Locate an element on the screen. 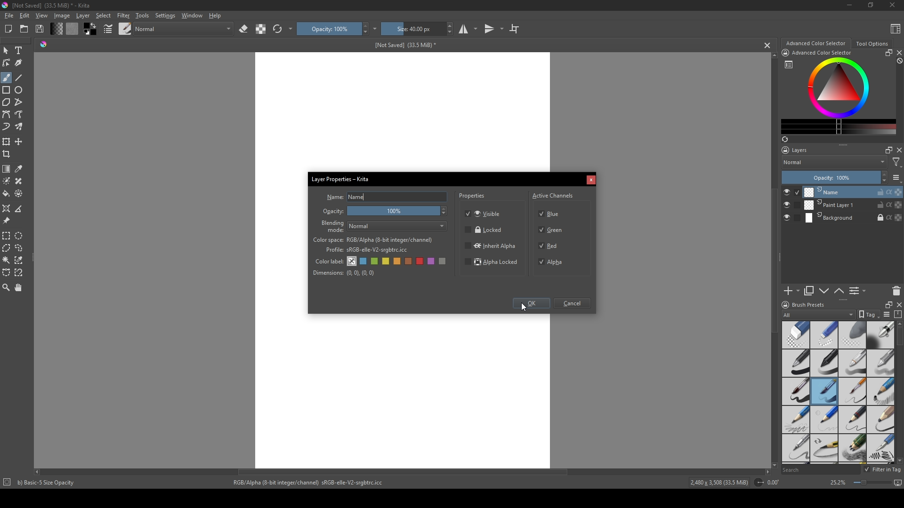  black pen is located at coordinates (824, 363).